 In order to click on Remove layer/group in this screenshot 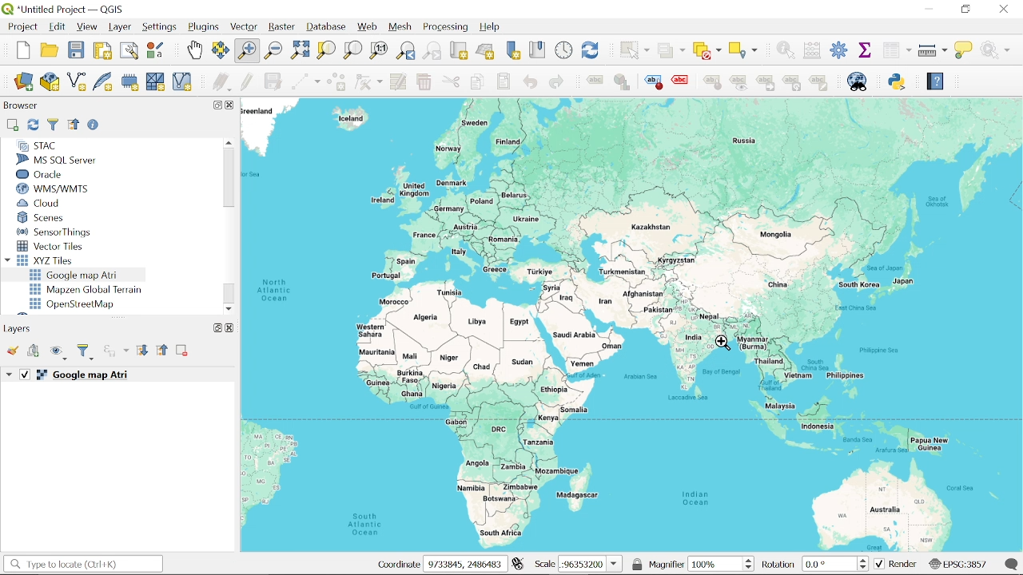, I will do `click(182, 351)`.